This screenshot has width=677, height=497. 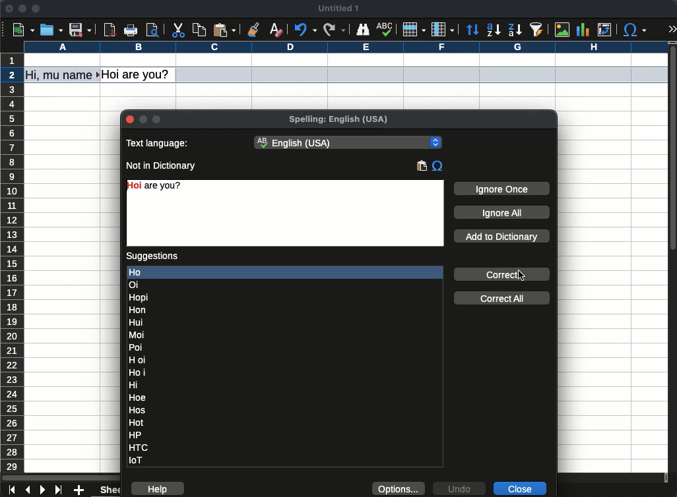 What do you see at coordinates (135, 384) in the screenshot?
I see `Hi` at bounding box center [135, 384].